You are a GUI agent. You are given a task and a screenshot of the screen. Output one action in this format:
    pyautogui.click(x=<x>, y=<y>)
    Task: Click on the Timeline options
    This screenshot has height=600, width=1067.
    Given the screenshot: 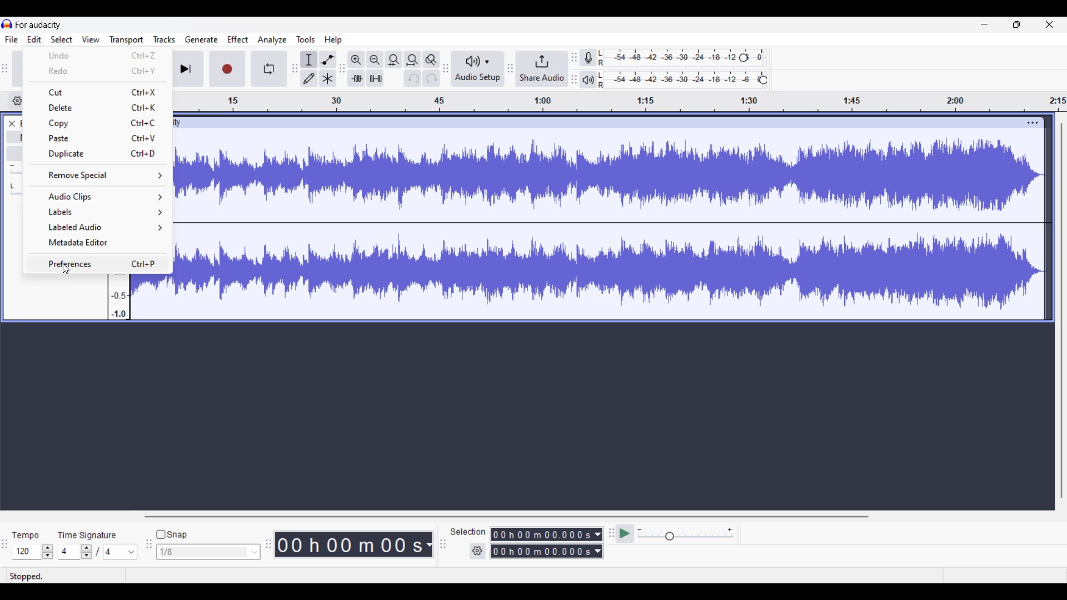 What is the action you would take?
    pyautogui.click(x=18, y=101)
    